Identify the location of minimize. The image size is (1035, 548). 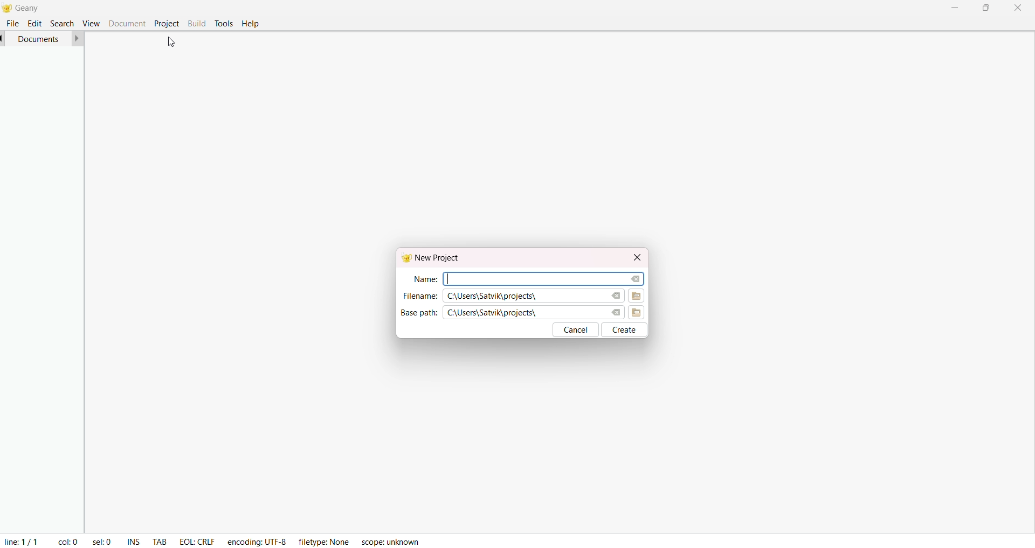
(953, 6).